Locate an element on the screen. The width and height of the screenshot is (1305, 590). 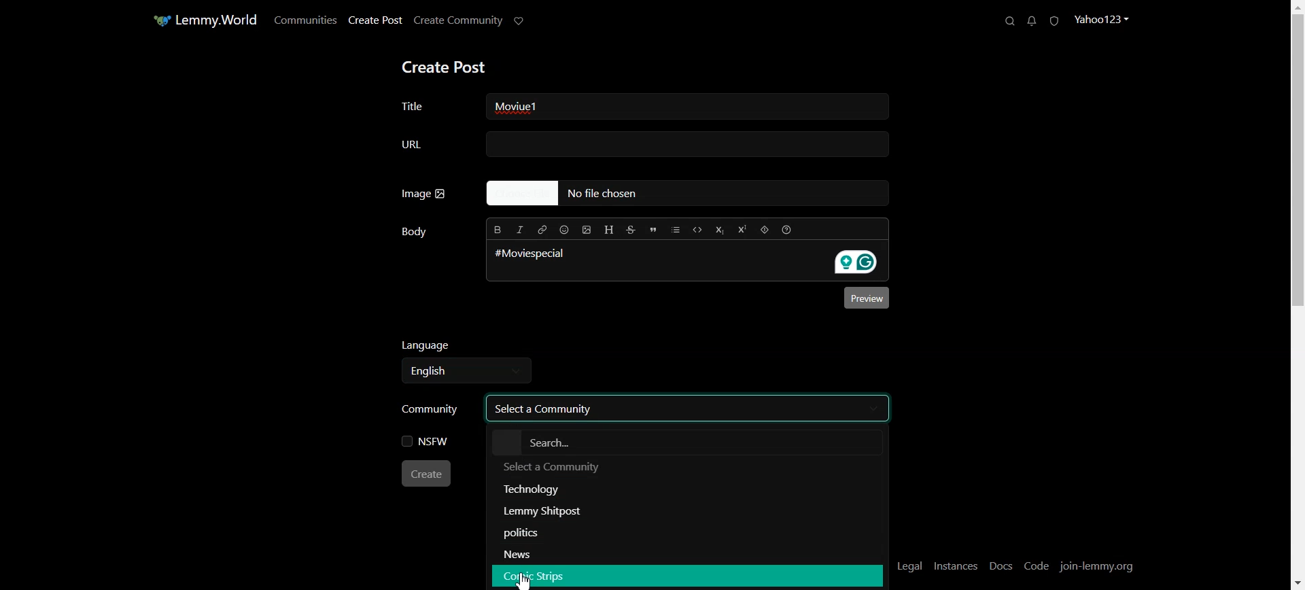
Unread Report is located at coordinates (1055, 21).